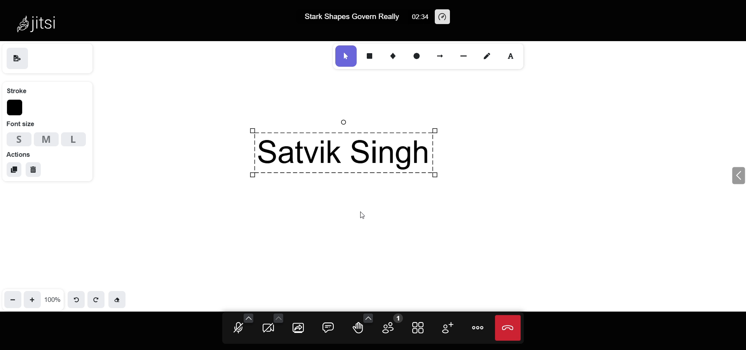 The height and width of the screenshot is (350, 746). I want to click on chat, so click(329, 327).